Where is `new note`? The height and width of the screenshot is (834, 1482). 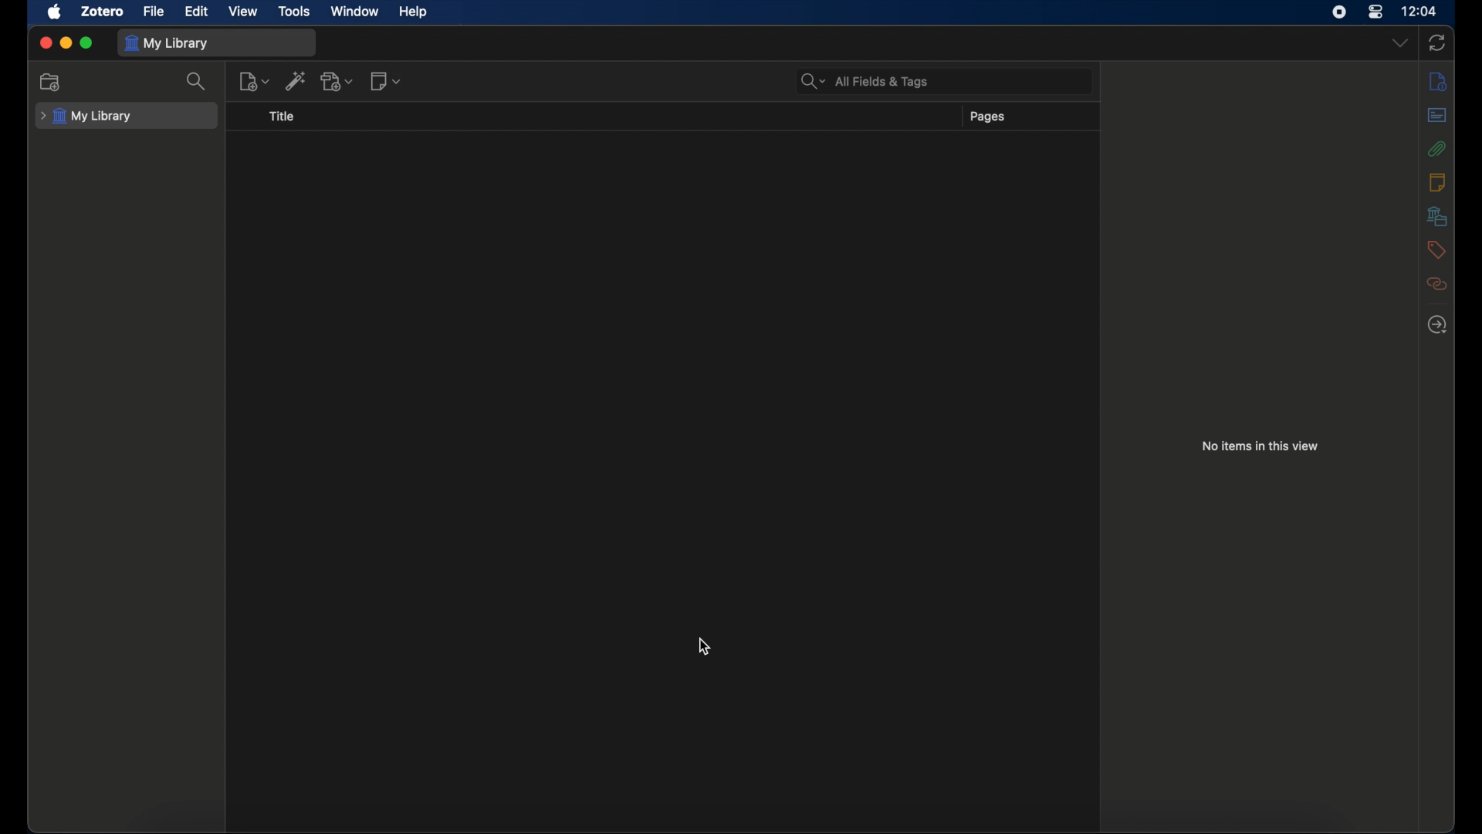
new note is located at coordinates (385, 80).